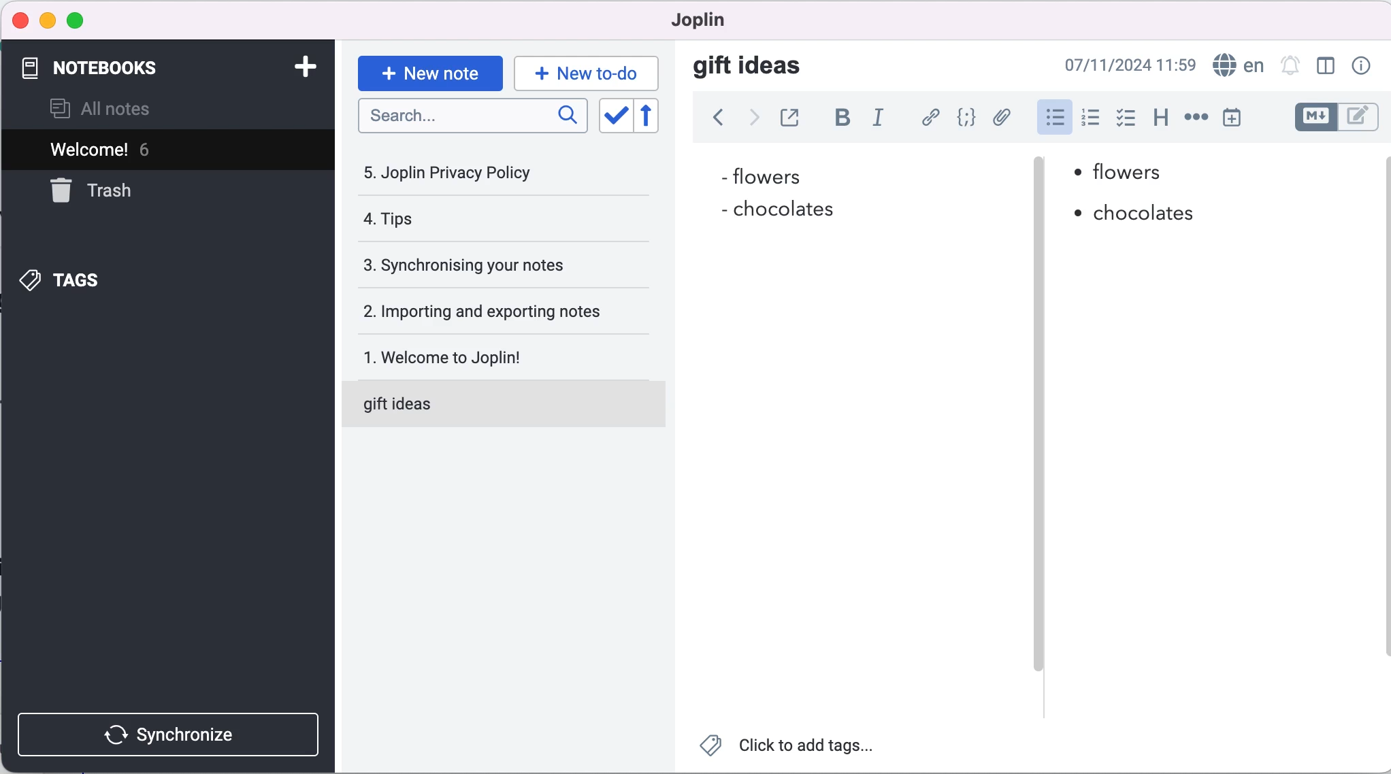 This screenshot has width=1391, height=774. Describe the element at coordinates (1090, 118) in the screenshot. I see `numbered list` at that location.